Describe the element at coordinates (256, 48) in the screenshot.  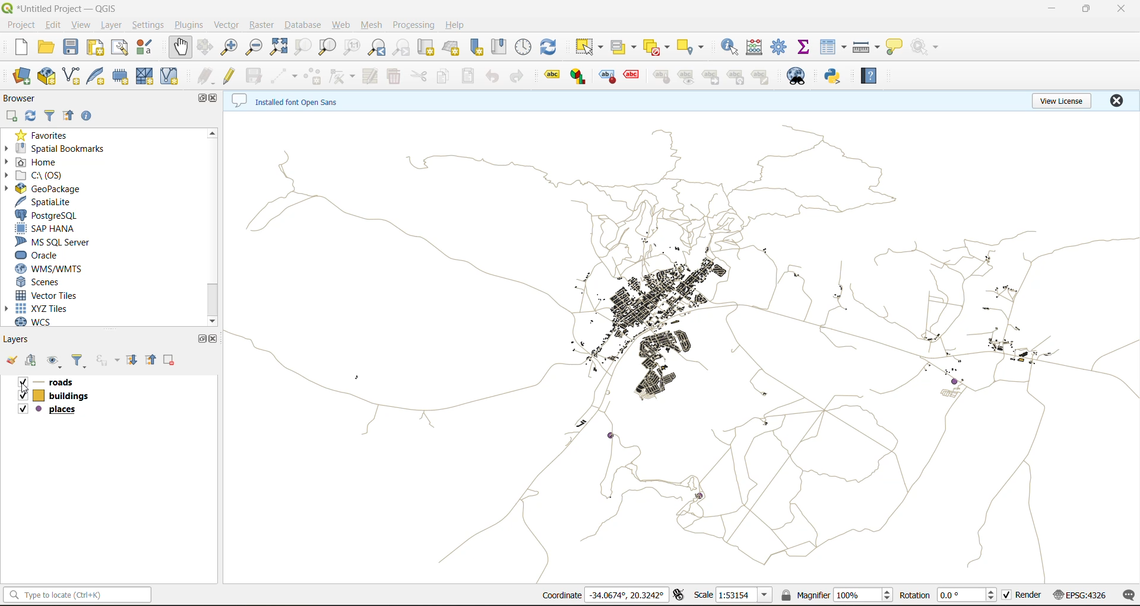
I see `zoom out` at that location.